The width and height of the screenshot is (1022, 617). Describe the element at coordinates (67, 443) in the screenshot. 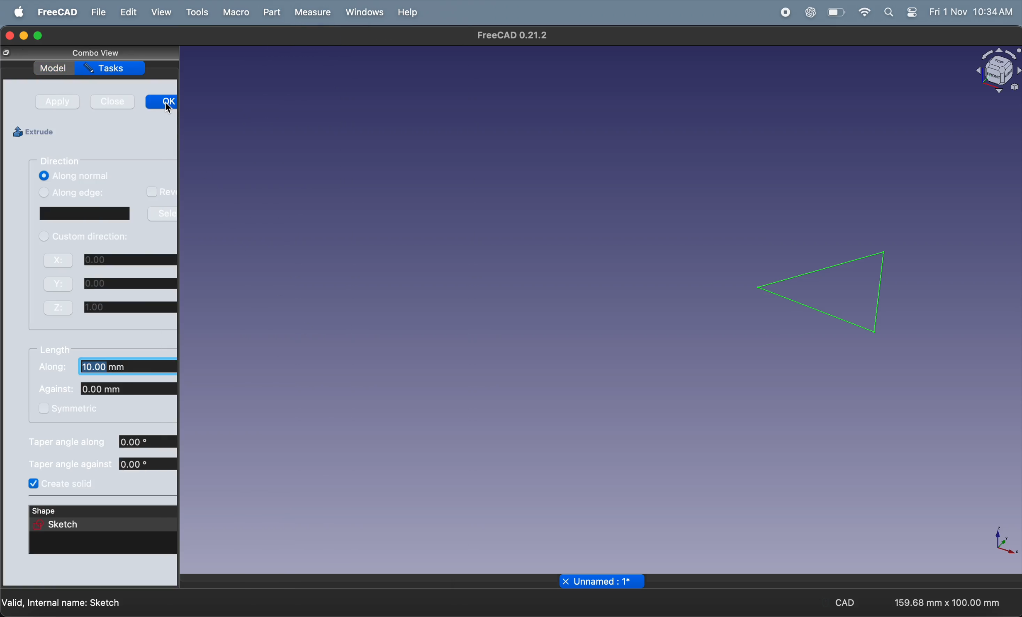

I see `Taper angle along` at that location.